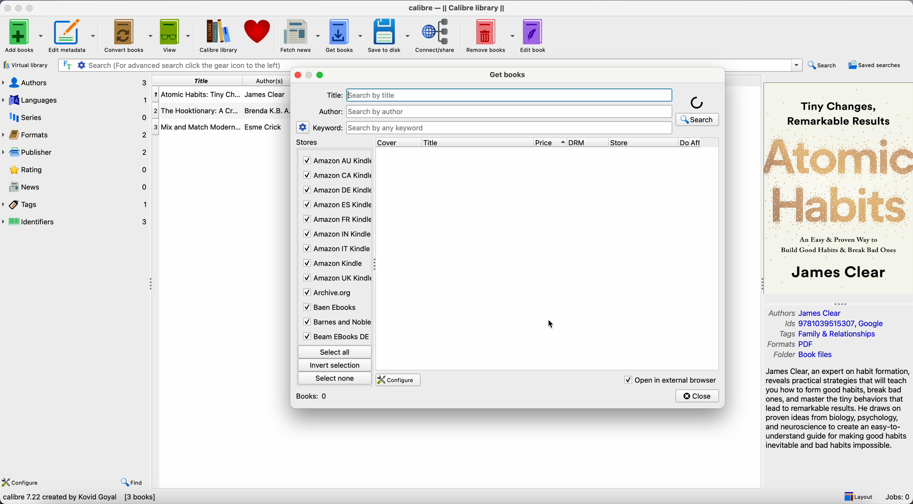  What do you see at coordinates (313, 396) in the screenshot?
I see `books: 0` at bounding box center [313, 396].